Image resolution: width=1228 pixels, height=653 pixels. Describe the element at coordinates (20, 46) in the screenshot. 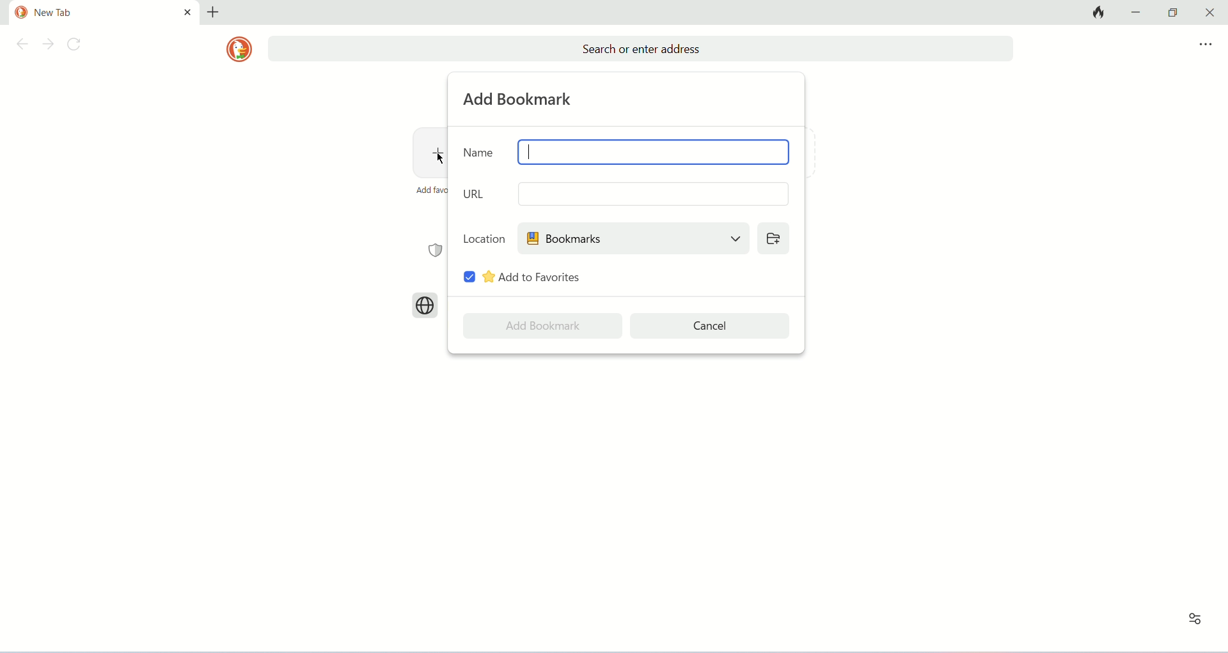

I see `go back` at that location.